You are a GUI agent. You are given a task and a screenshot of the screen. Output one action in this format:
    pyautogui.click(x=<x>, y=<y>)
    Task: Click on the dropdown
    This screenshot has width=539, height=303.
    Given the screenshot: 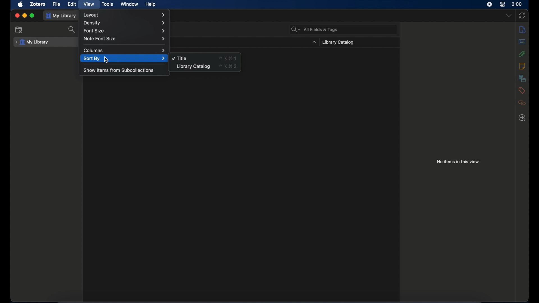 What is the action you would take?
    pyautogui.click(x=314, y=42)
    